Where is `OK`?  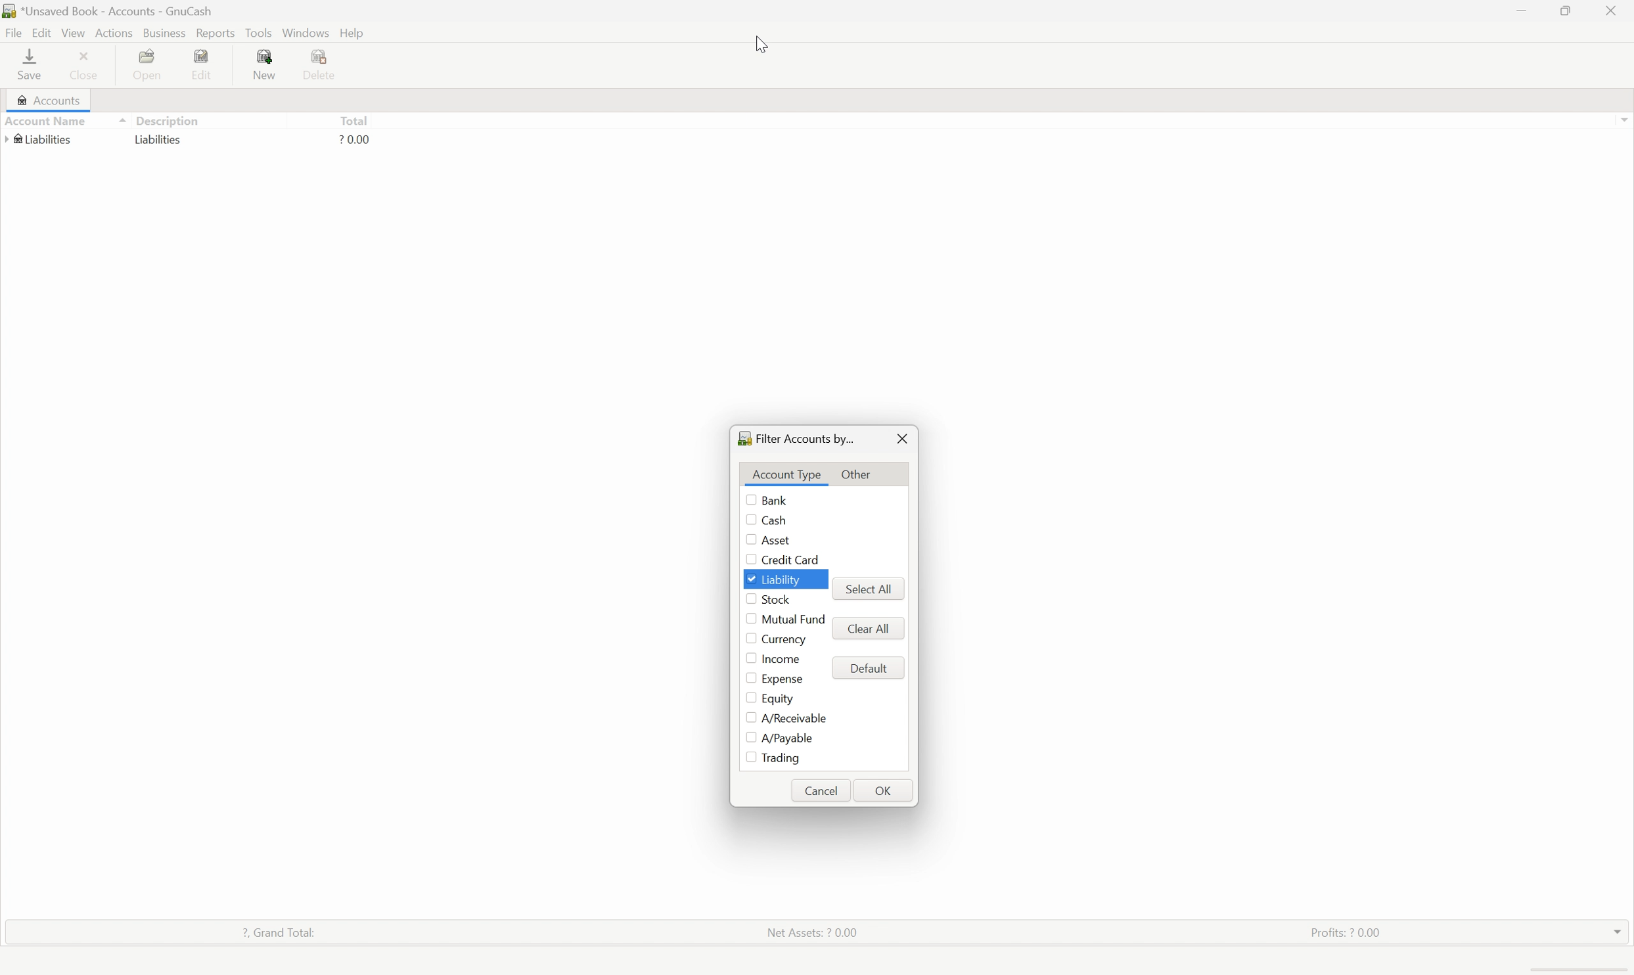 OK is located at coordinates (884, 789).